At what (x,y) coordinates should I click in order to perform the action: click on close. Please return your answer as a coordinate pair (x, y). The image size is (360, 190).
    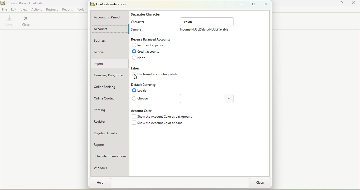
    Looking at the image, I should click on (353, 3).